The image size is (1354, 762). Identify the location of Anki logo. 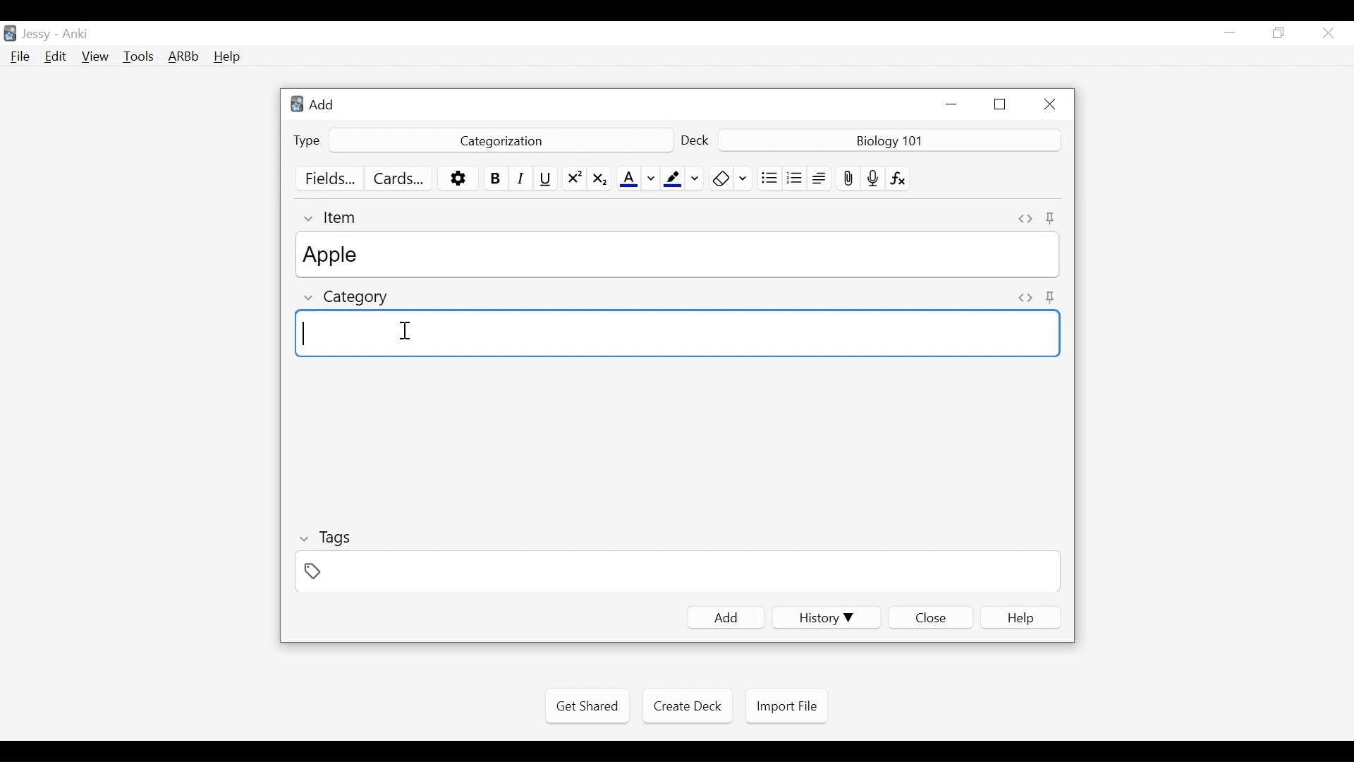
(298, 104).